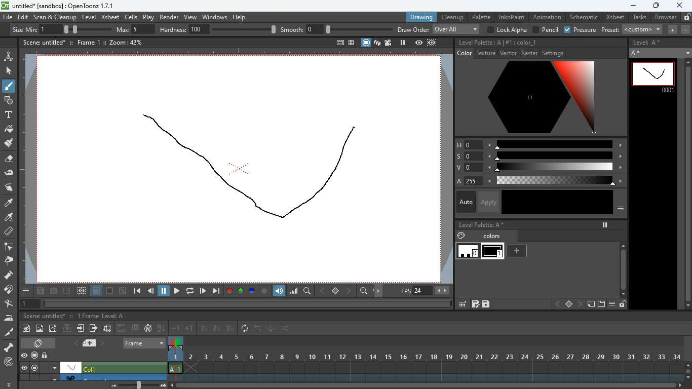 The height and width of the screenshot is (389, 692). Describe the element at coordinates (280, 291) in the screenshot. I see `volume` at that location.